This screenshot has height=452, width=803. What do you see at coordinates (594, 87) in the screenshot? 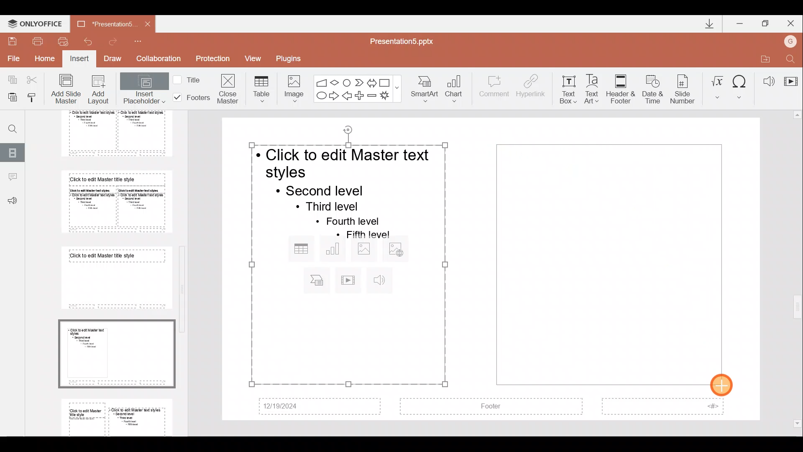
I see `Text Art` at bounding box center [594, 87].